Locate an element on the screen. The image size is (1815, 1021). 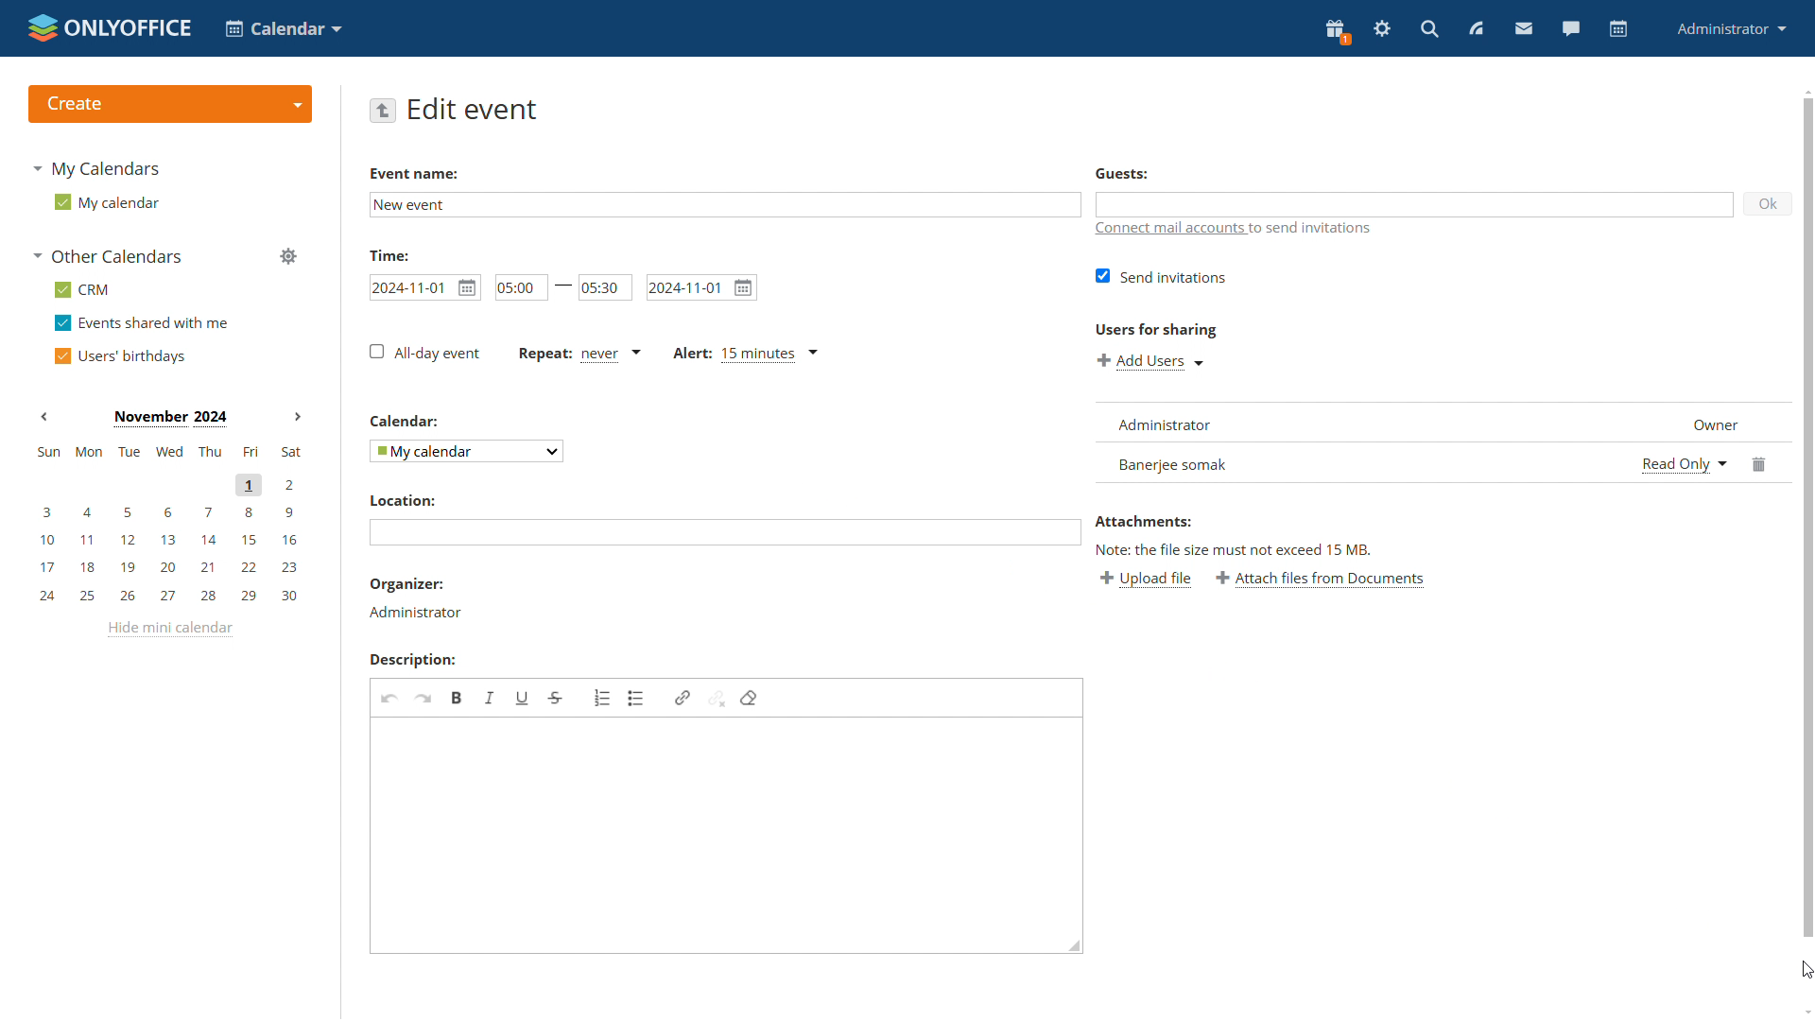
insert/remove bulletted list is located at coordinates (638, 699).